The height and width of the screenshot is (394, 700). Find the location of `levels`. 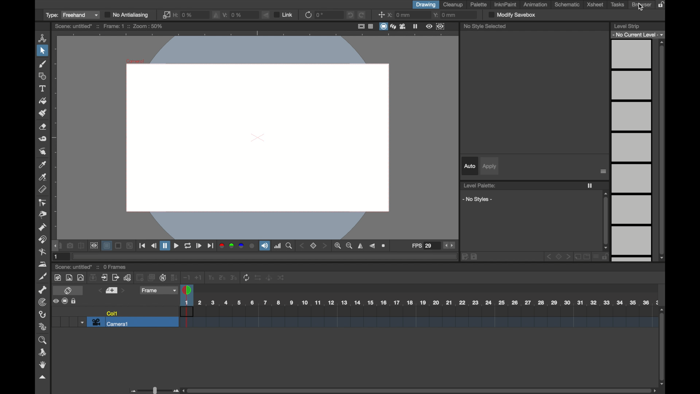

levels is located at coordinates (638, 34).